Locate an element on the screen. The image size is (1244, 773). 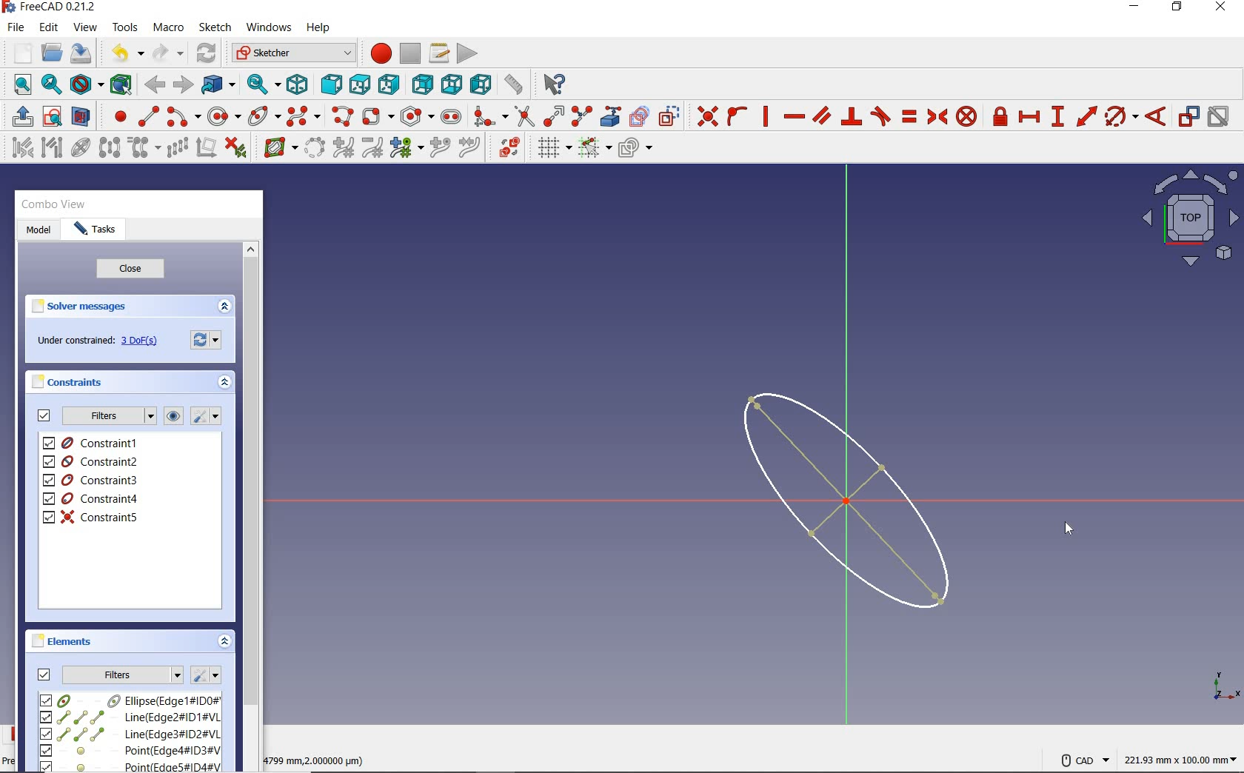
constraint1 is located at coordinates (96, 443).